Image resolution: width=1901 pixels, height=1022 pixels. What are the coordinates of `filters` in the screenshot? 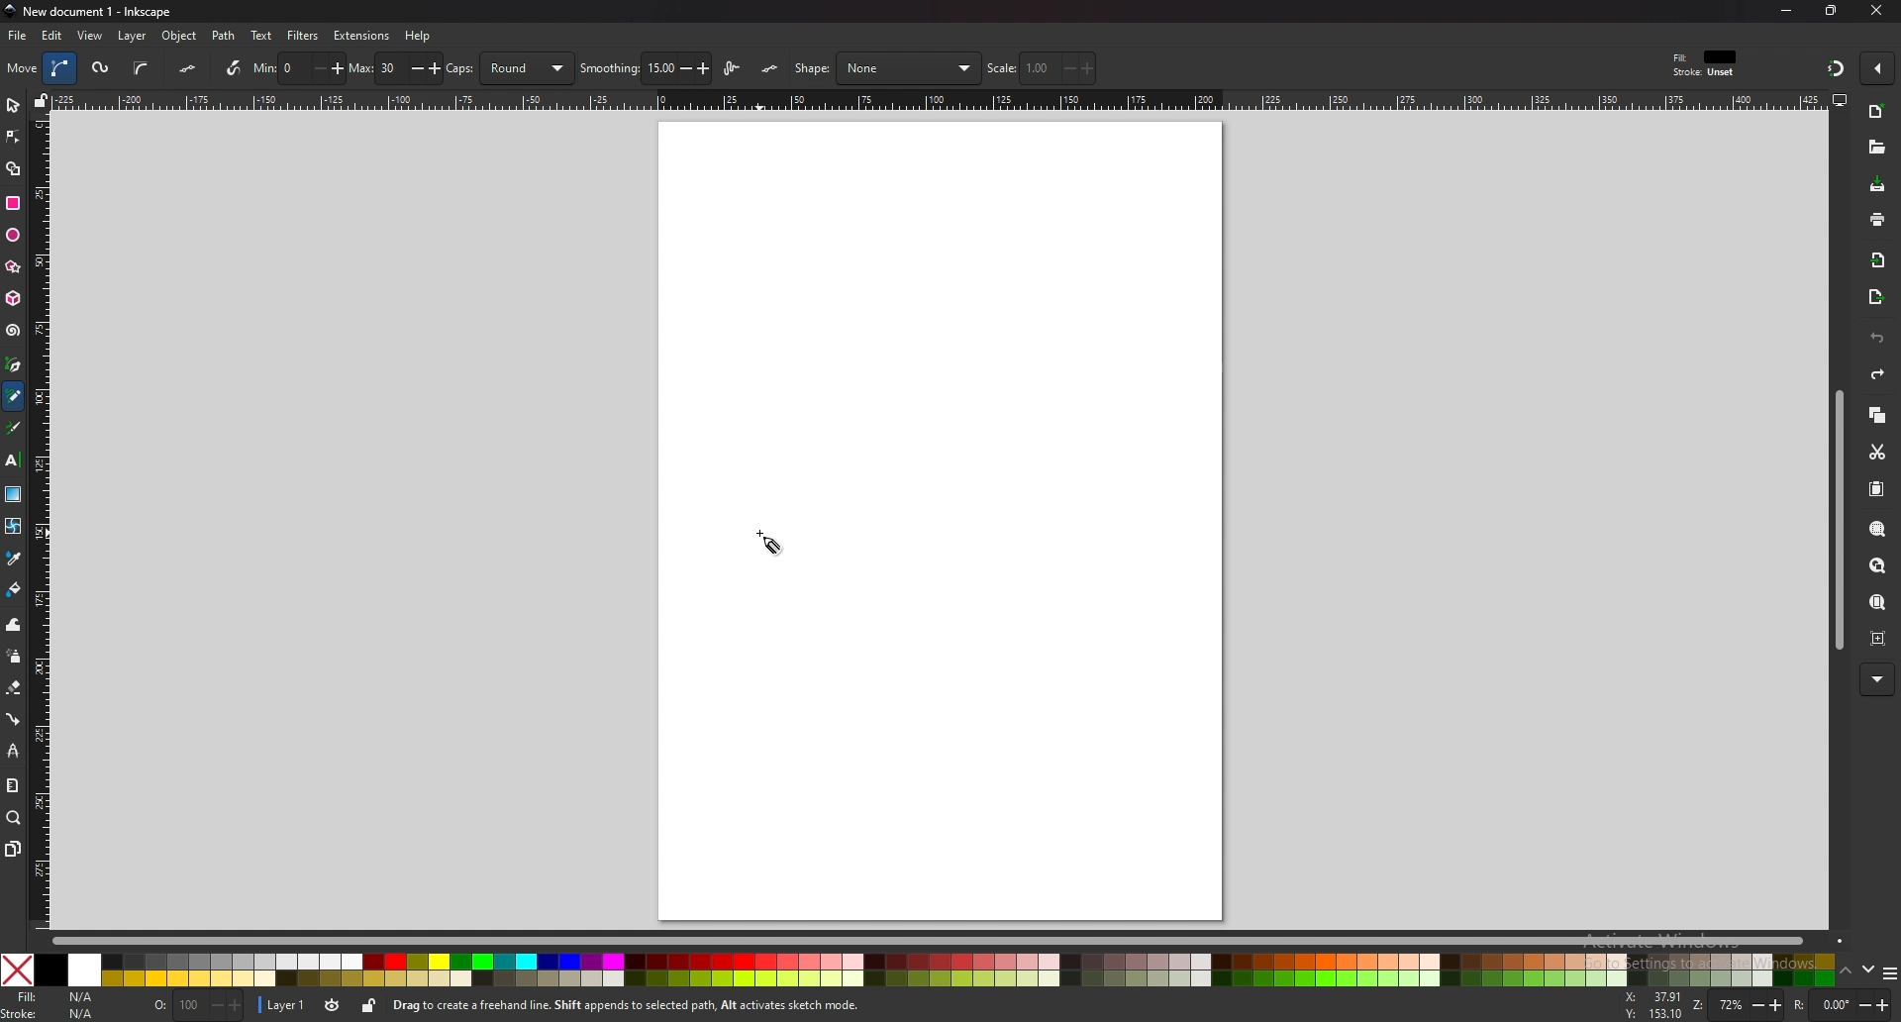 It's located at (302, 37).